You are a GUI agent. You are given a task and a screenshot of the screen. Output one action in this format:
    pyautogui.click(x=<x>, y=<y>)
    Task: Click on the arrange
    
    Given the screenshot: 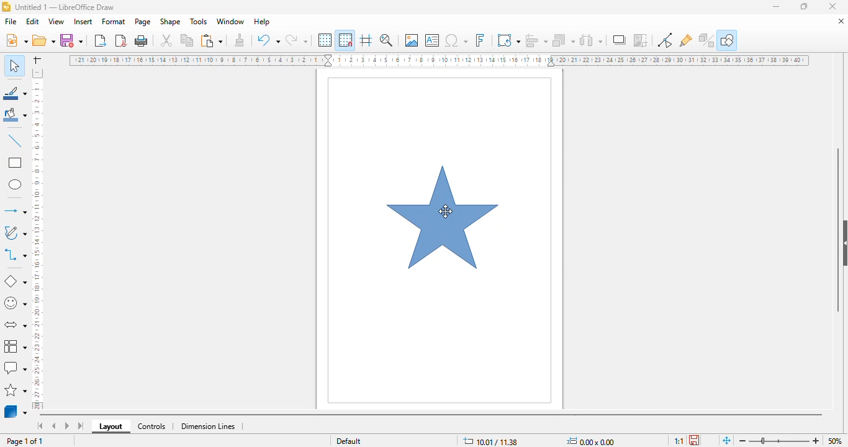 What is the action you would take?
    pyautogui.click(x=564, y=40)
    